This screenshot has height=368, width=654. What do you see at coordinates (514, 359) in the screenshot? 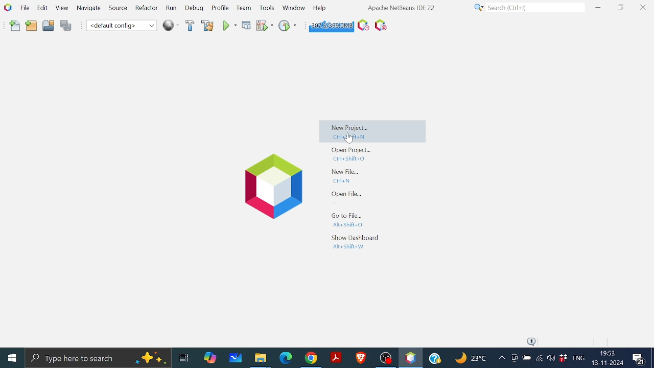
I see `Meet now` at bounding box center [514, 359].